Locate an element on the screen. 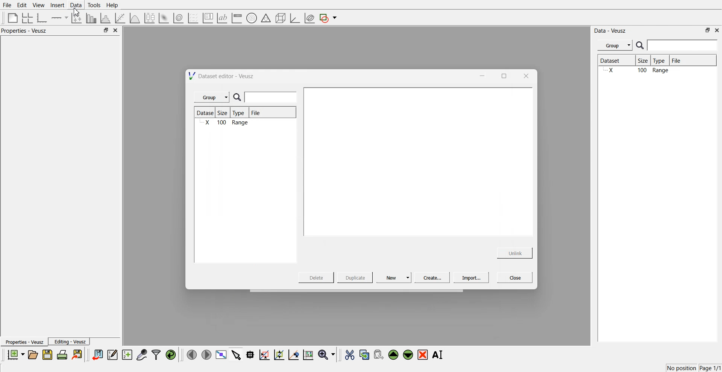  X 100 Range is located at coordinates (656, 71).